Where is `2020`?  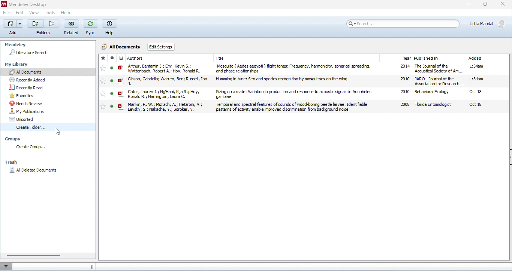
2020 is located at coordinates (406, 92).